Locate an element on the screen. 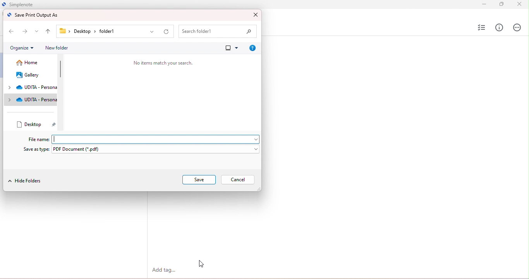 This screenshot has height=279, width=529. search in current folder is located at coordinates (218, 32).